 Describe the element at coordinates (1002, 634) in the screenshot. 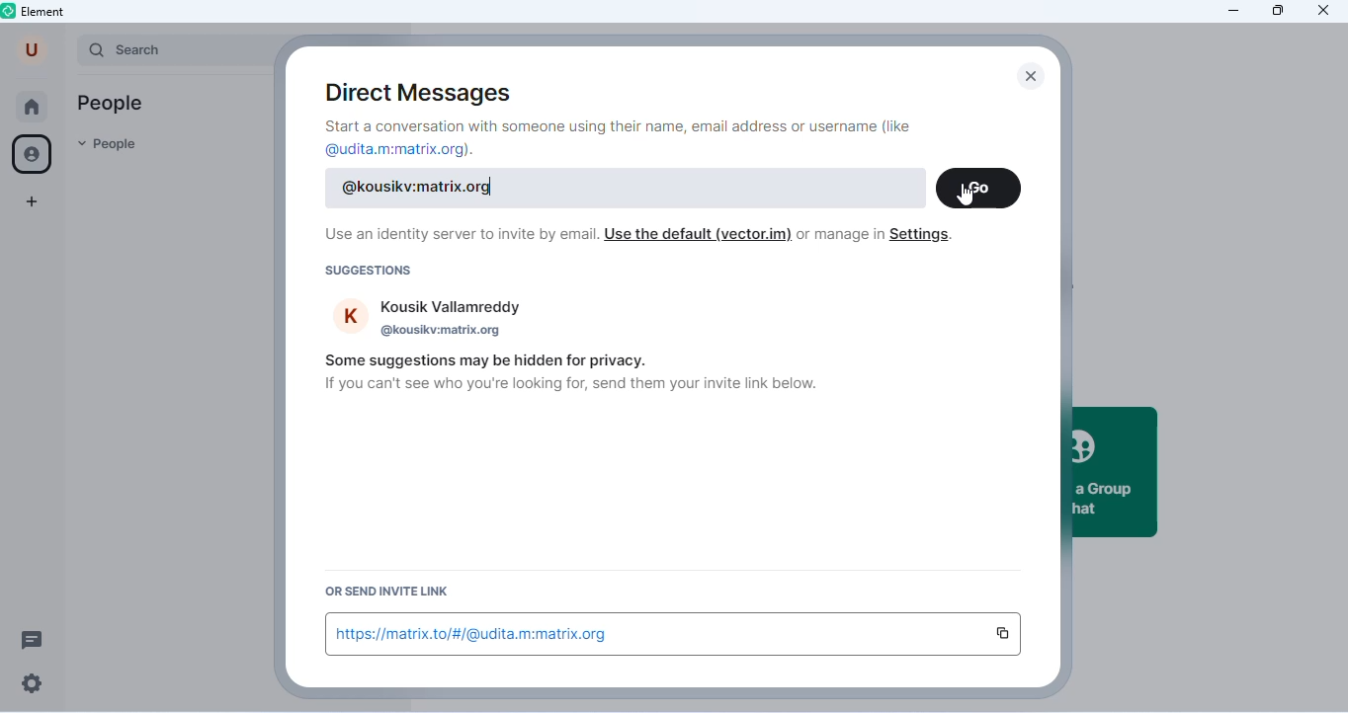

I see `copy` at that location.